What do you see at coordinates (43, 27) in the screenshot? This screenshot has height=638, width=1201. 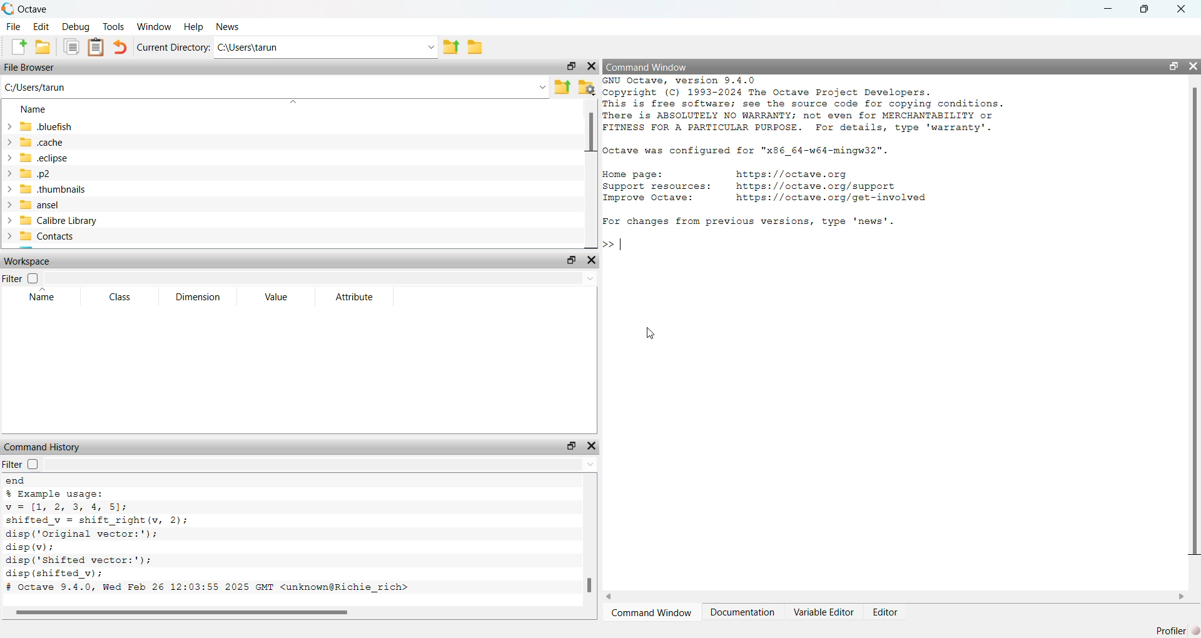 I see `edit` at bounding box center [43, 27].